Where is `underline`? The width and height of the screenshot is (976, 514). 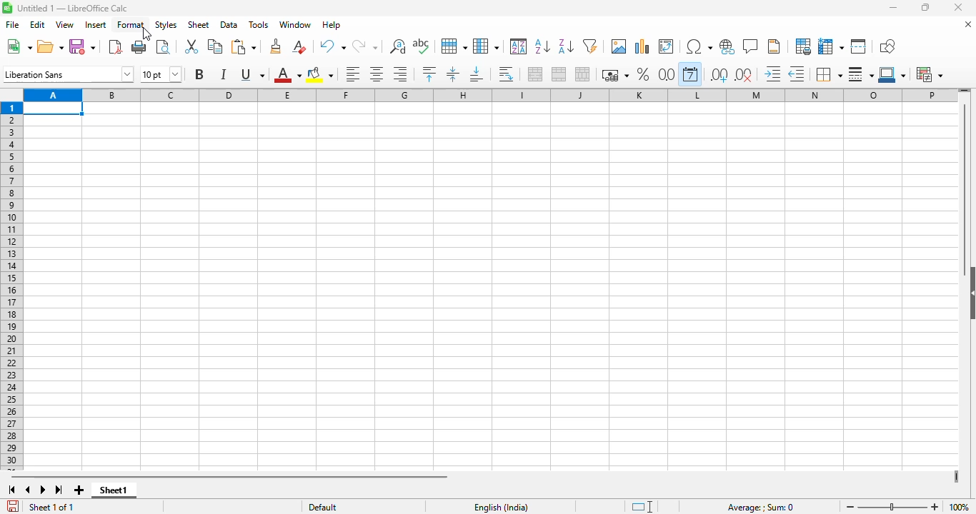
underline is located at coordinates (252, 75).